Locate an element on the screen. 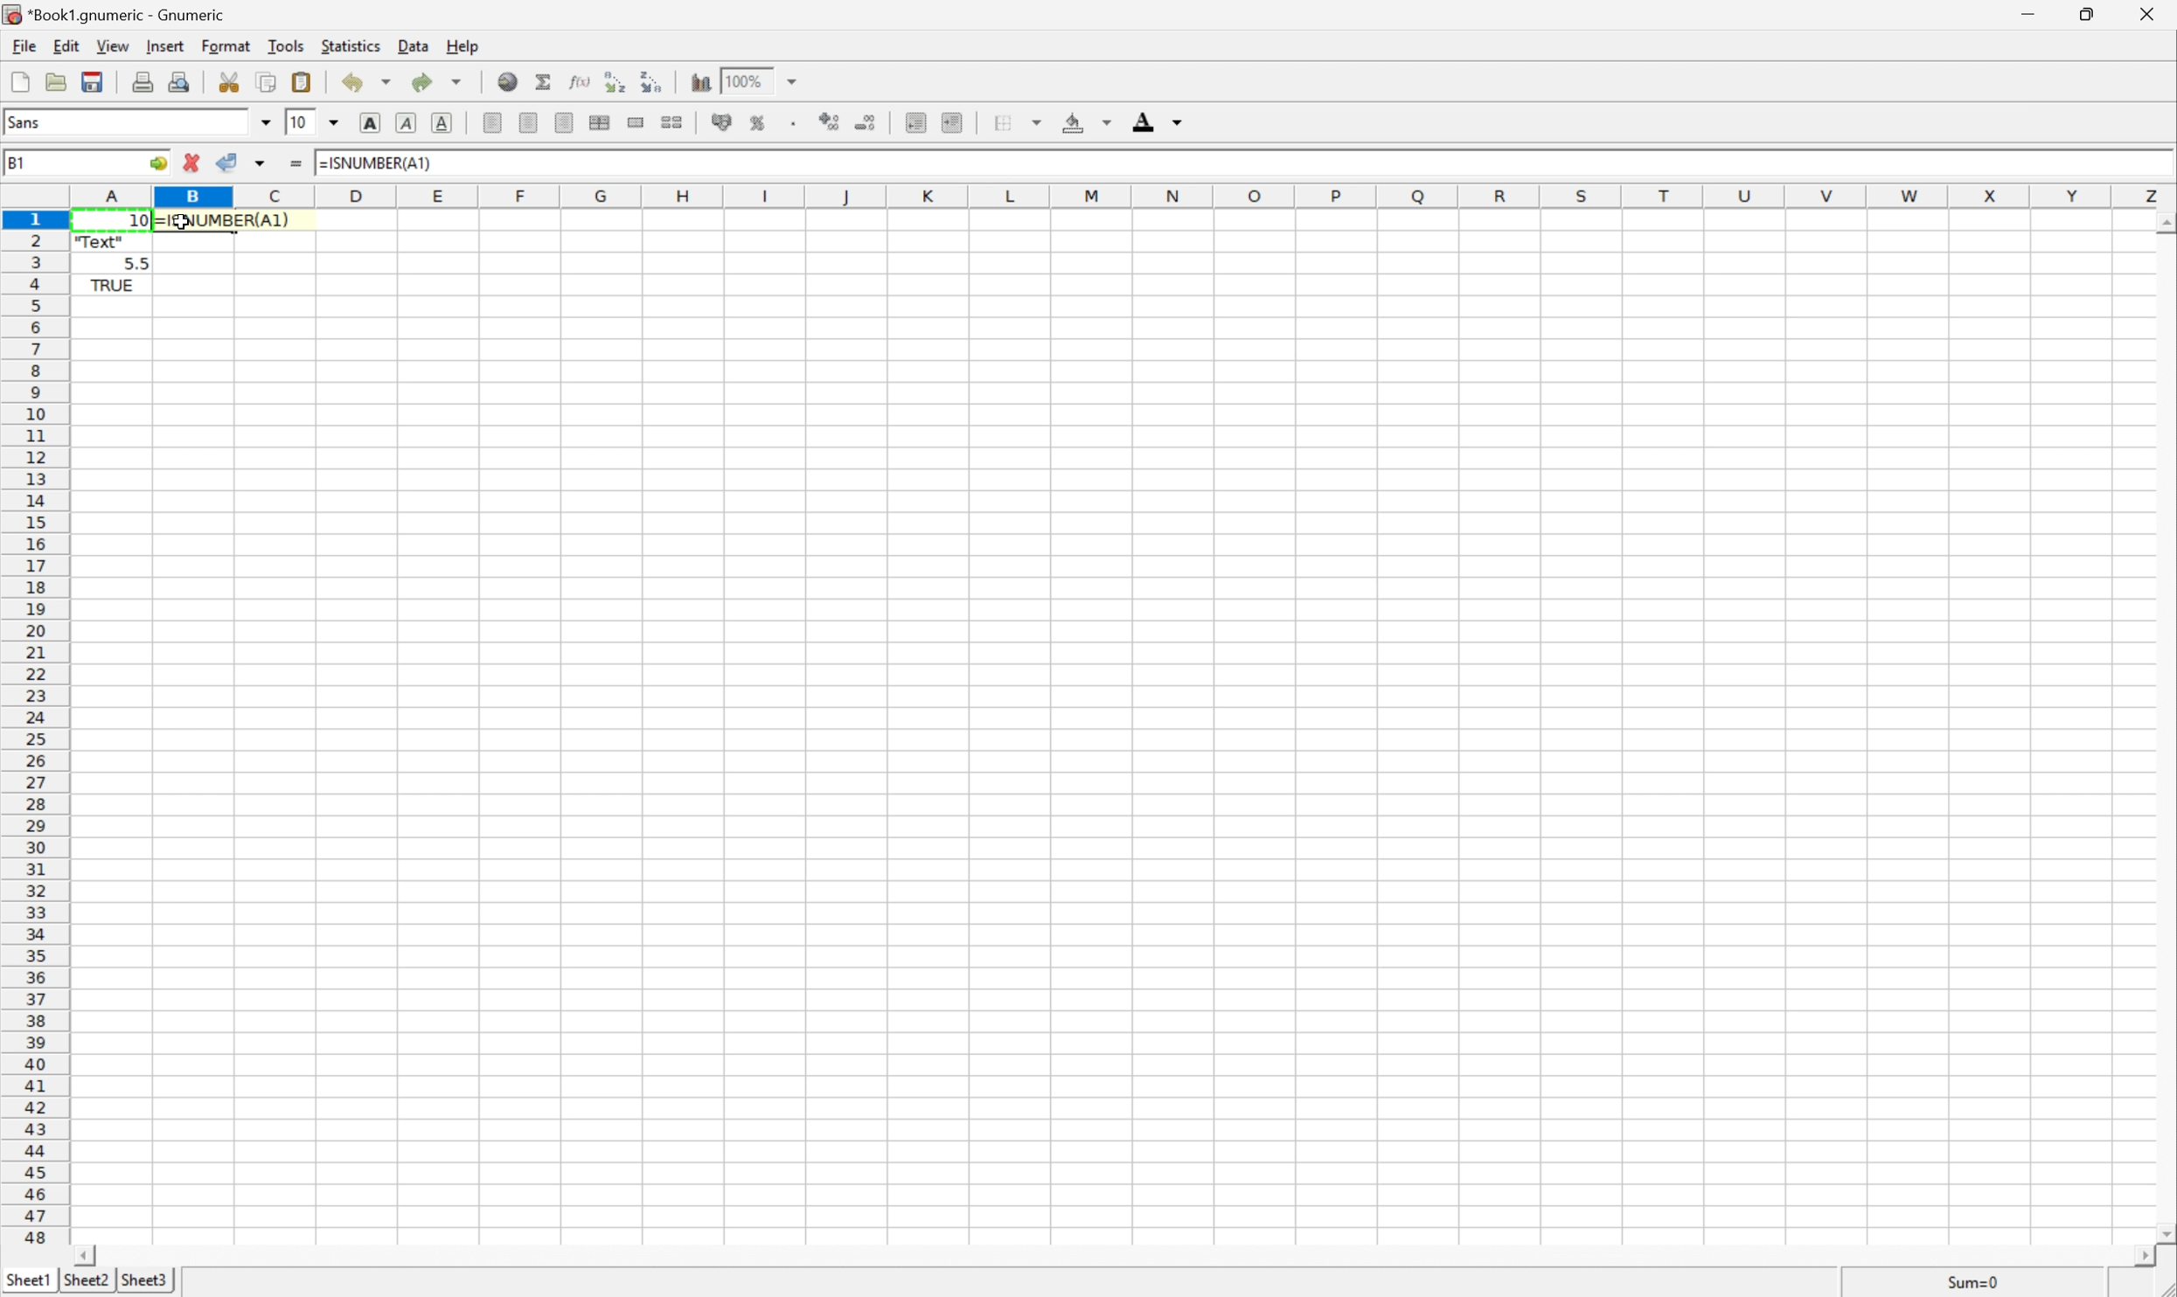  10 is located at coordinates (300, 121).